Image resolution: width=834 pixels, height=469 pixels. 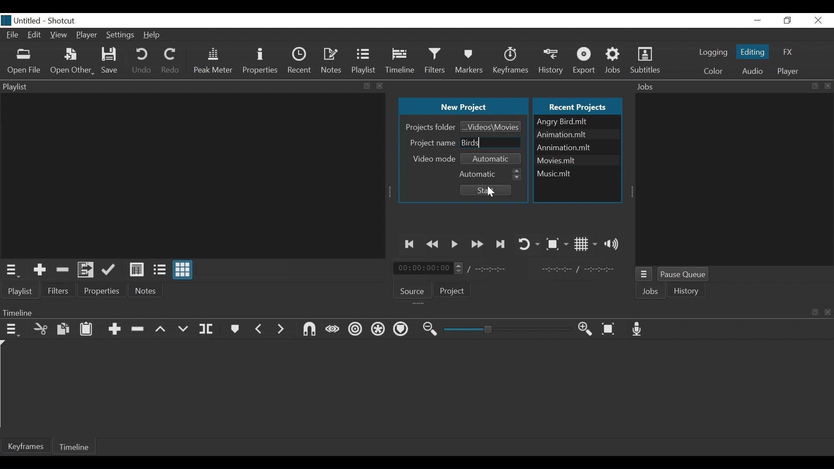 I want to click on Player, so click(x=87, y=35).